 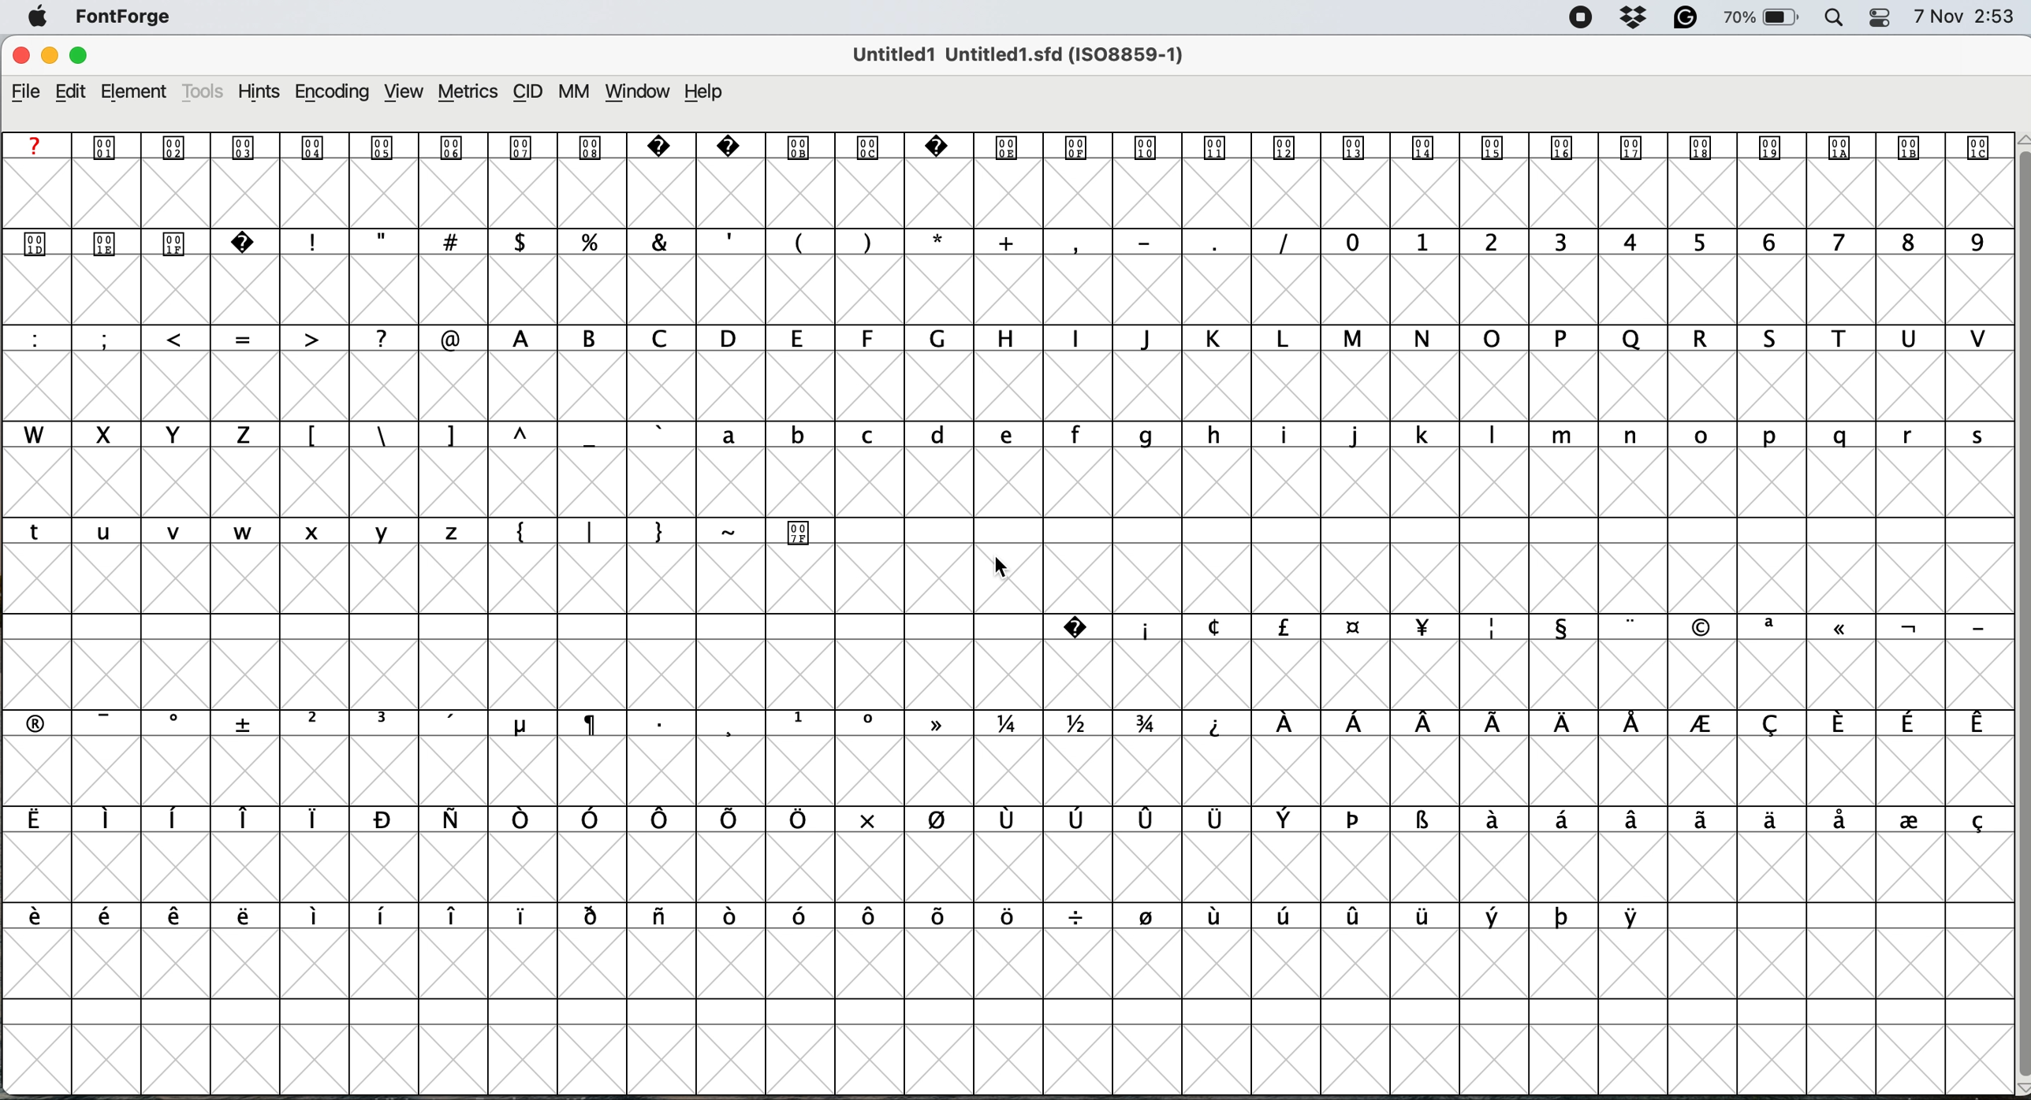 I want to click on dropbox, so click(x=1637, y=18).